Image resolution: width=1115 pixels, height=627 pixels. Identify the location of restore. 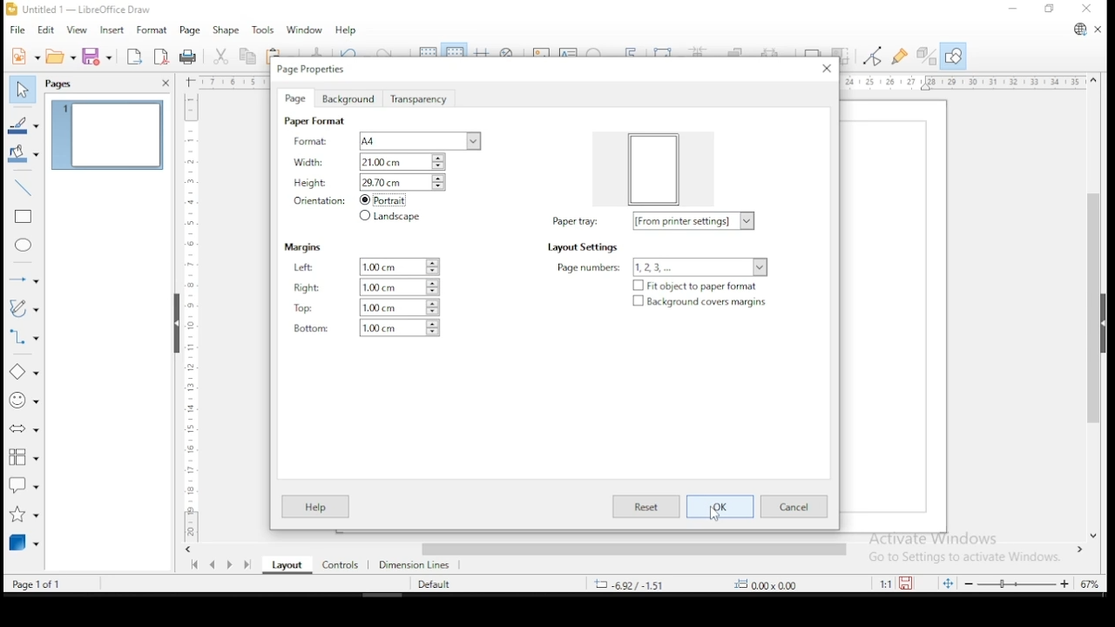
(1047, 10).